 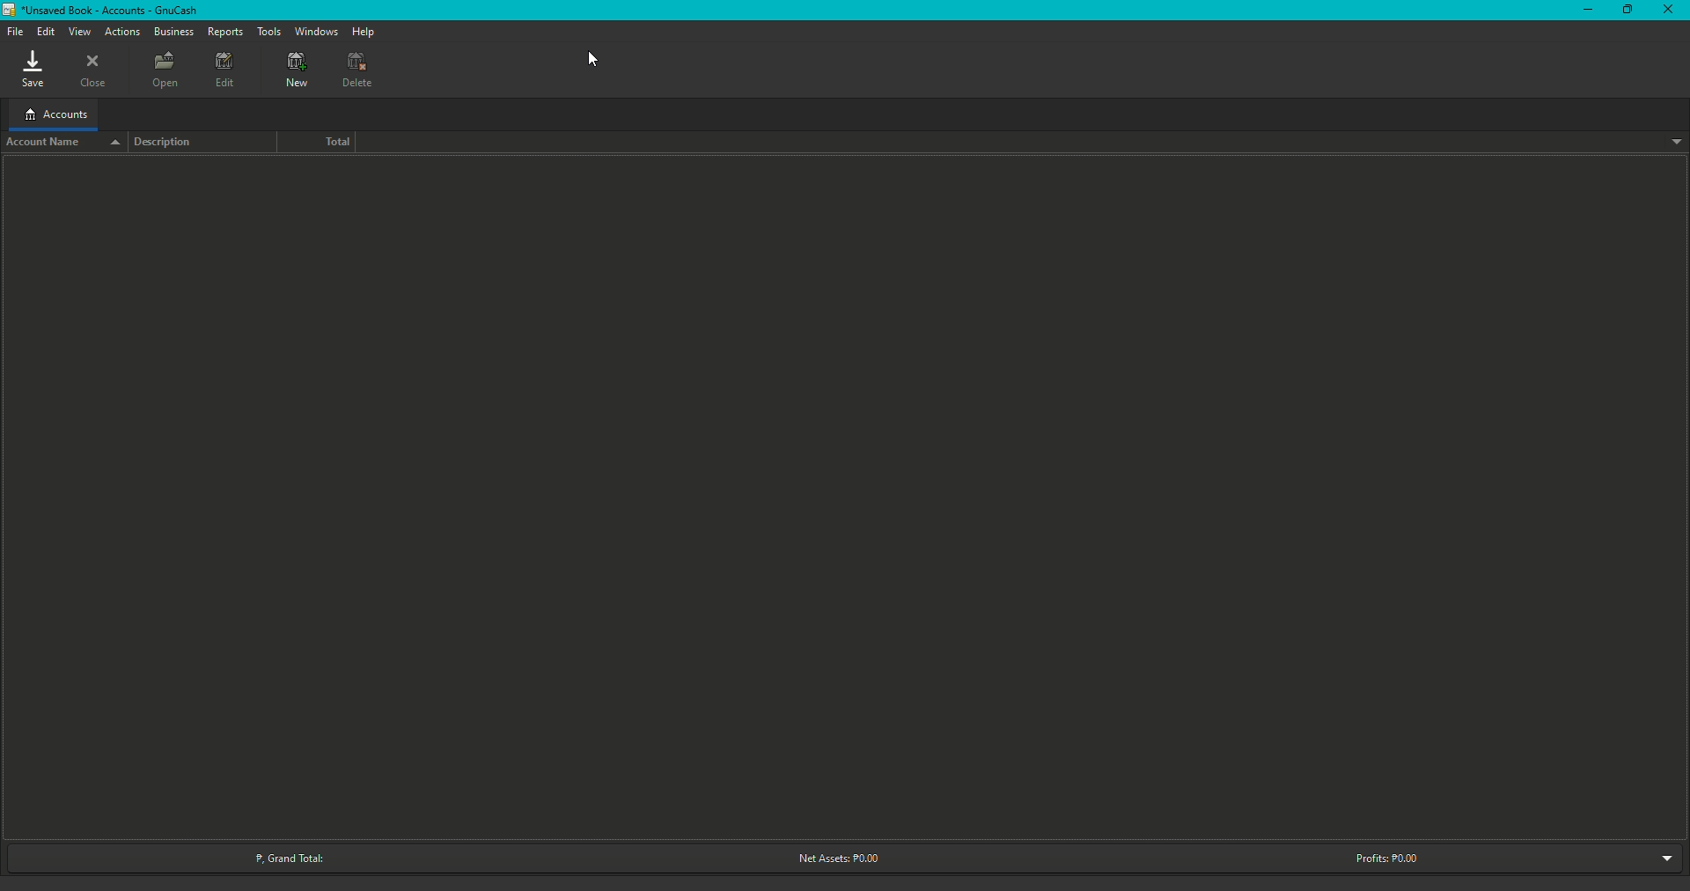 I want to click on Help, so click(x=366, y=33).